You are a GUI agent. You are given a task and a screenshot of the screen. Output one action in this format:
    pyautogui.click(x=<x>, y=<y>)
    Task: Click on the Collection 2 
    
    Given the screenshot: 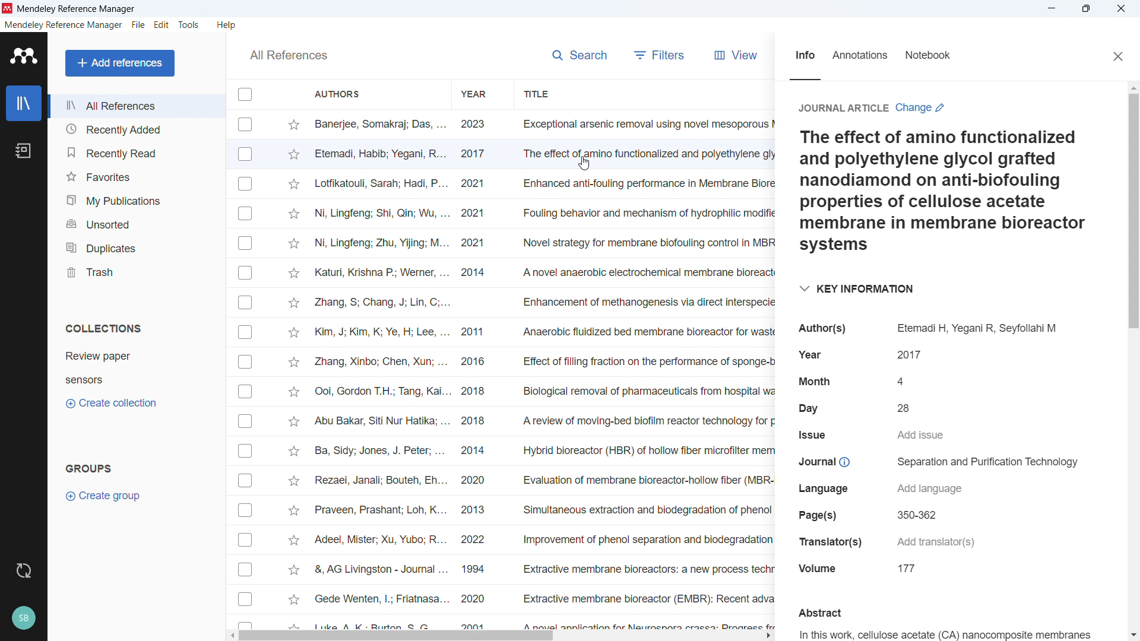 What is the action you would take?
    pyautogui.click(x=85, y=380)
    